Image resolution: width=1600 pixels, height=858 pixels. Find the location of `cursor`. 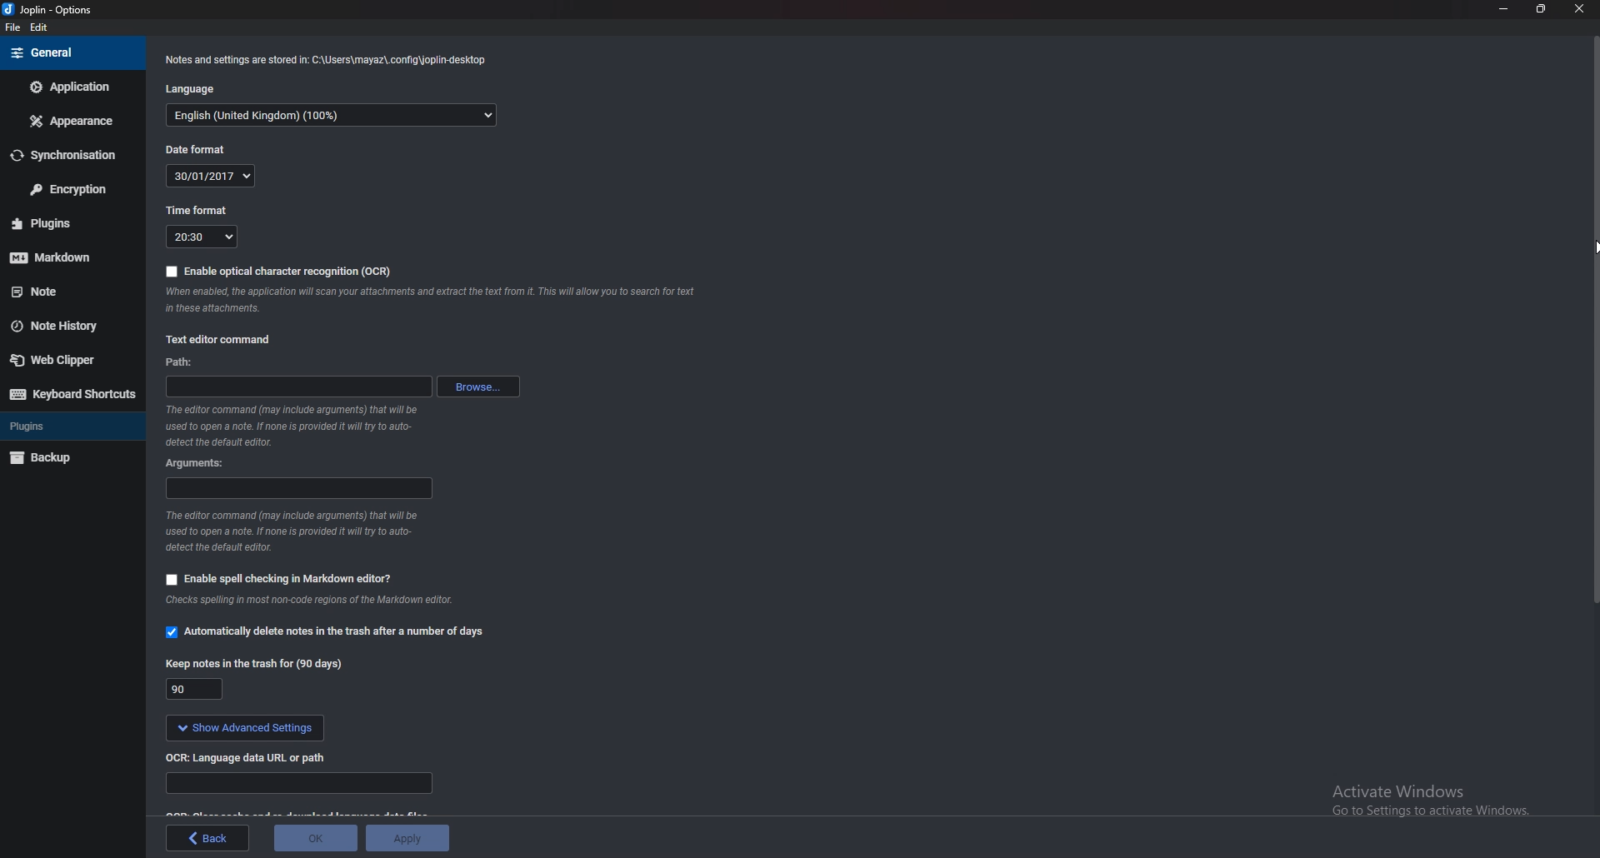

cursor is located at coordinates (1590, 250).